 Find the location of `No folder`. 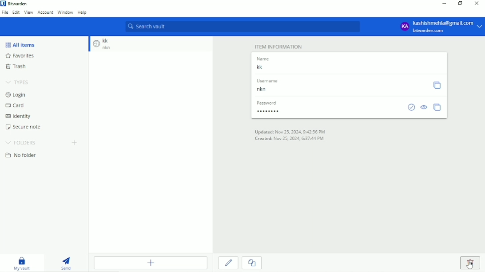

No folder is located at coordinates (21, 155).